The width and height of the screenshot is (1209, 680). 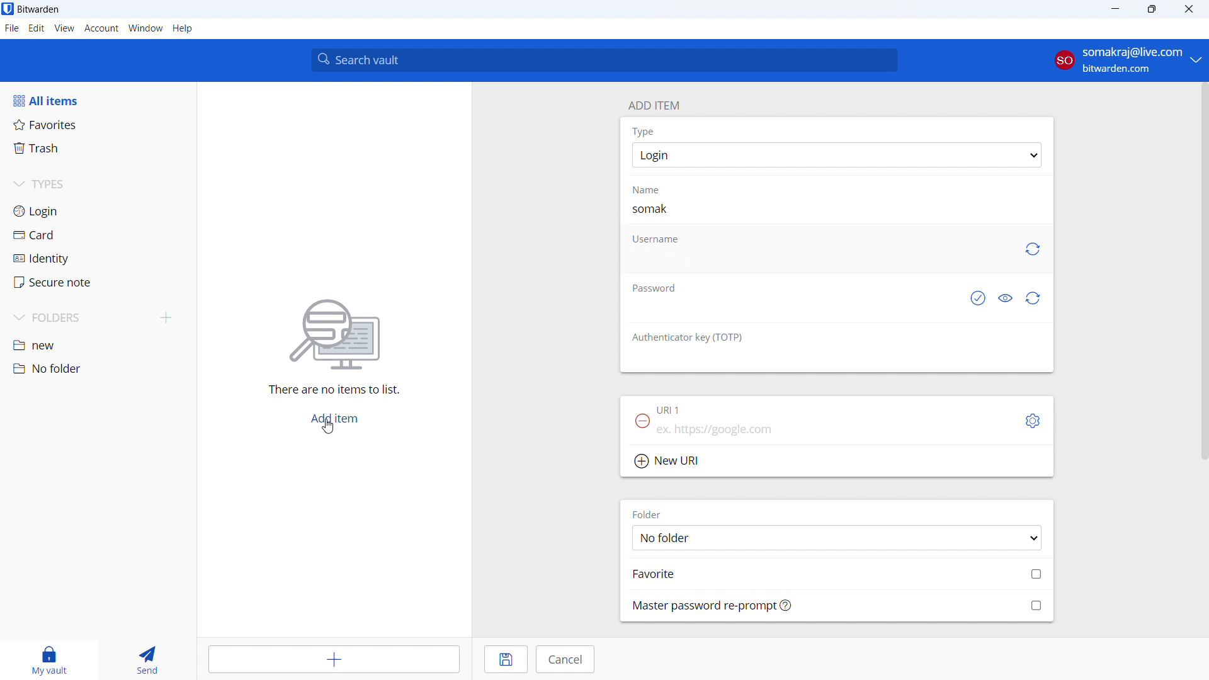 I want to click on folders, so click(x=79, y=318).